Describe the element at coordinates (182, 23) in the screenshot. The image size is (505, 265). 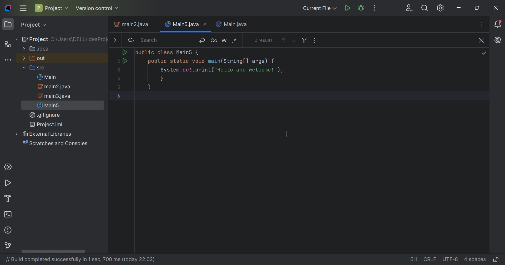
I see `Main5.java` at that location.